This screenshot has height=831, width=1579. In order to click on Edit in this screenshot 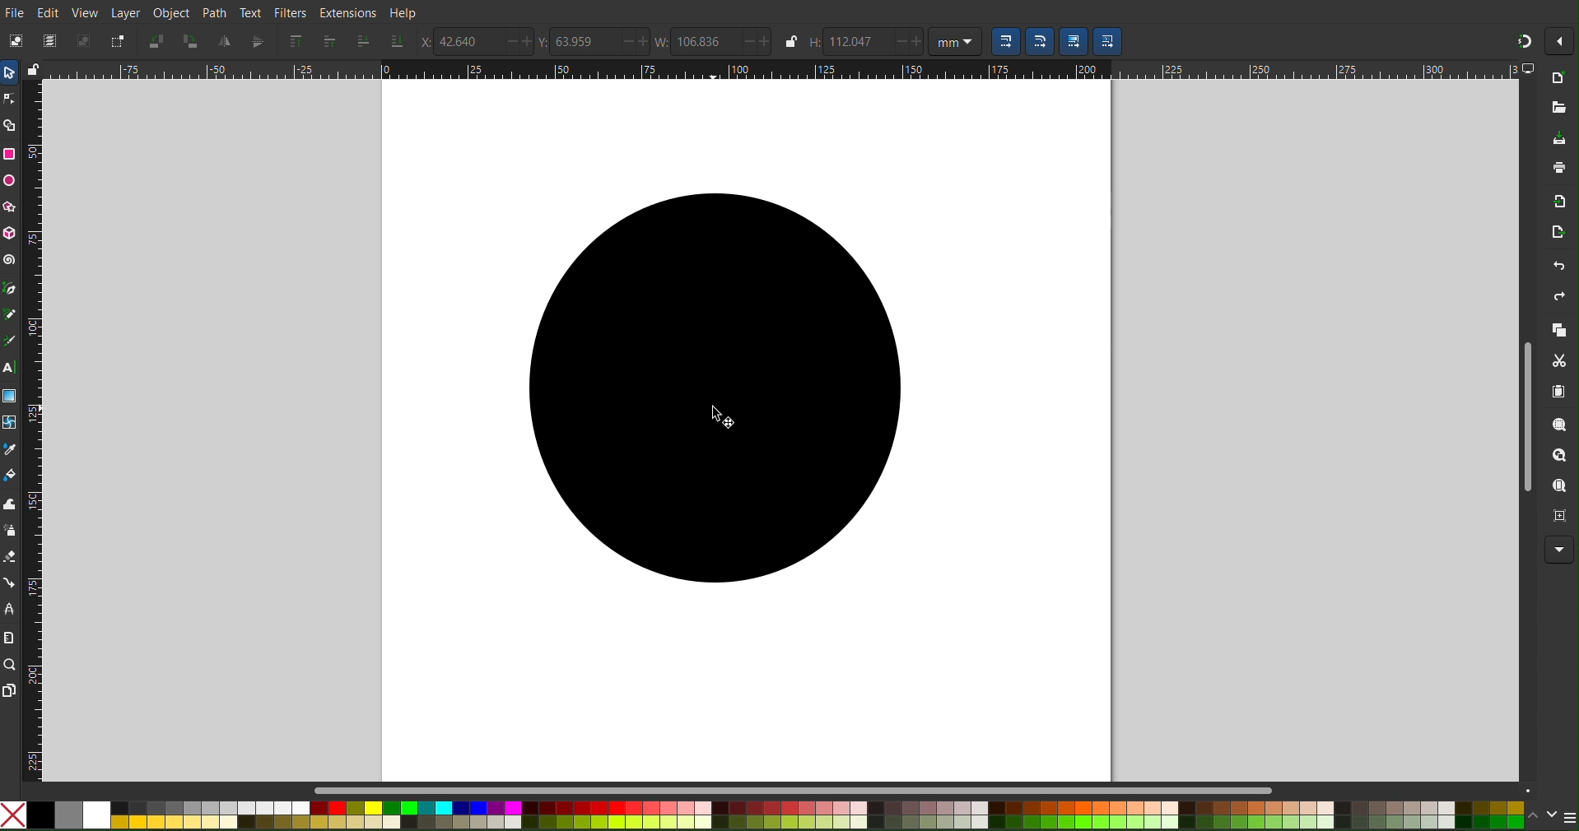, I will do `click(52, 12)`.